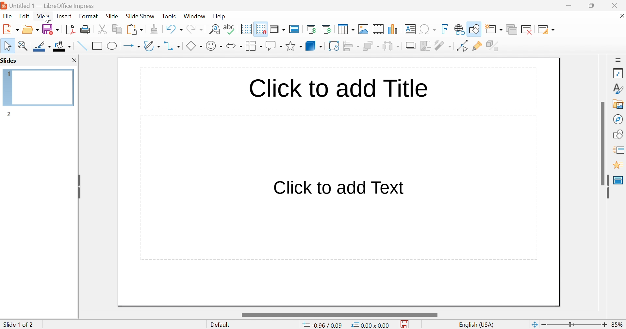 Image resolution: width=626 pixels, height=329 pixels. Describe the element at coordinates (97, 45) in the screenshot. I see `rectangle` at that location.